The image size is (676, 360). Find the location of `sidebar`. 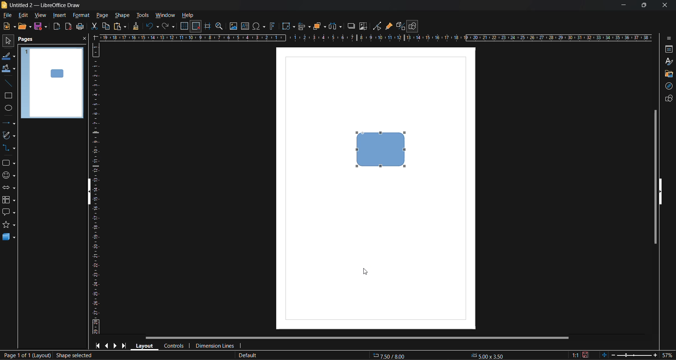

sidebar is located at coordinates (668, 39).